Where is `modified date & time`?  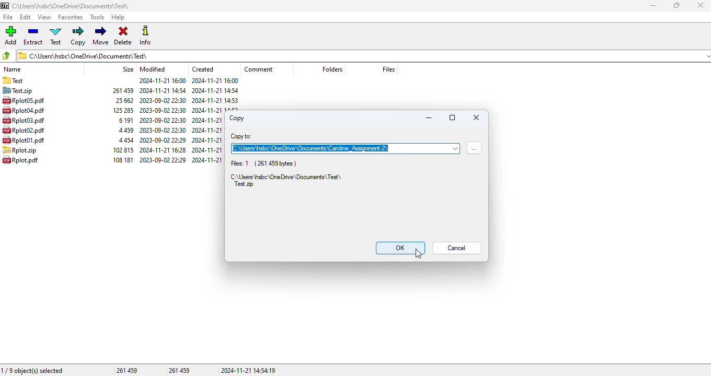
modified date & time is located at coordinates (162, 90).